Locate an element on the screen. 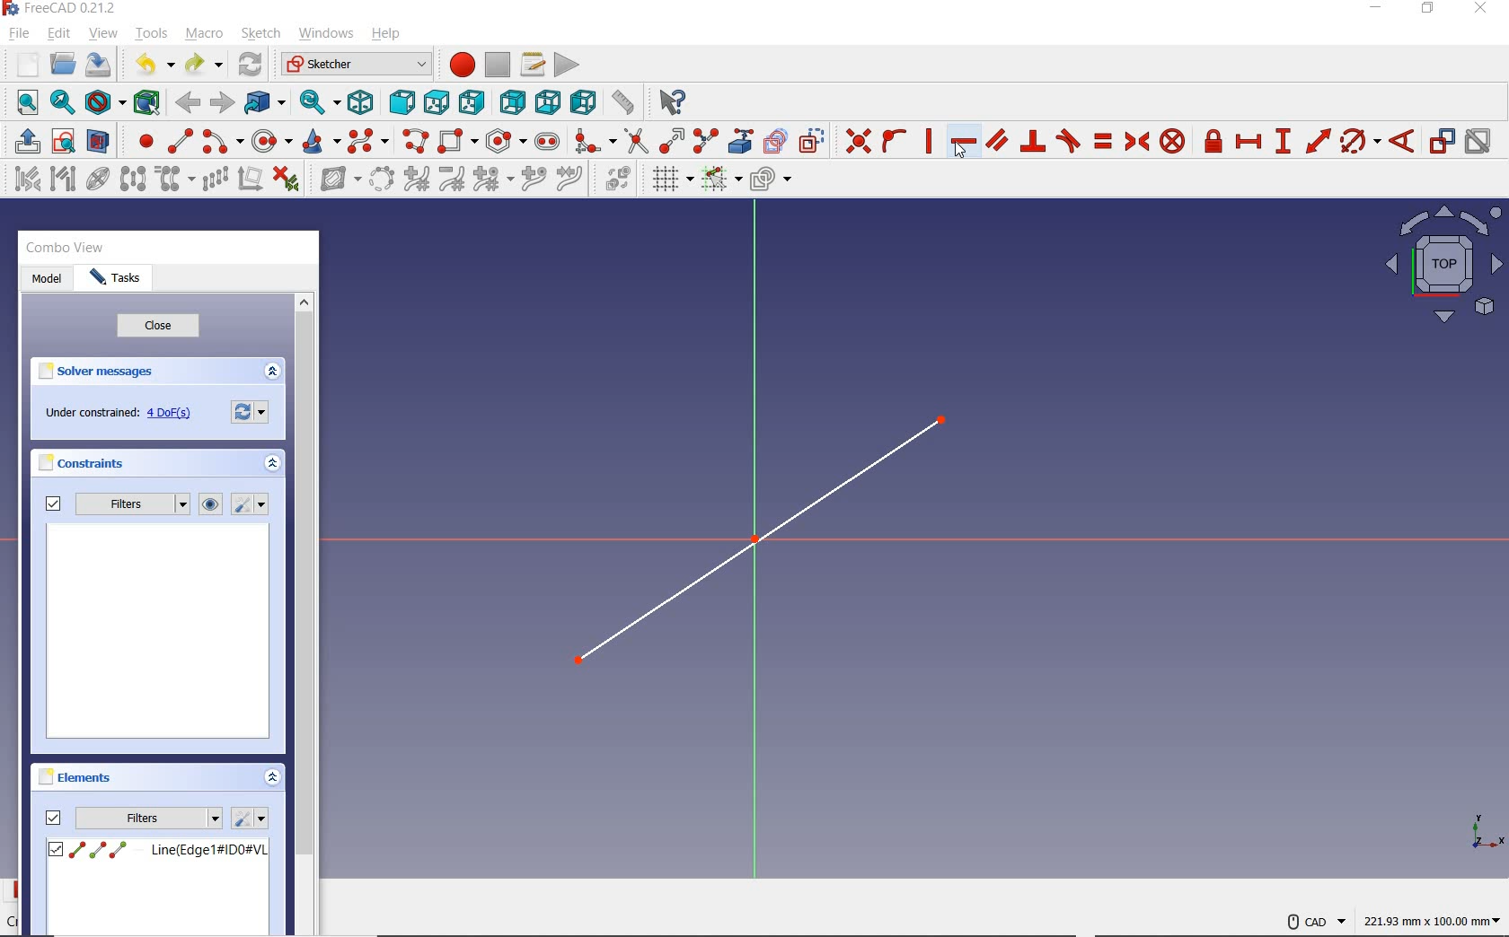 The width and height of the screenshot is (1509, 937). LEFT is located at coordinates (585, 103).